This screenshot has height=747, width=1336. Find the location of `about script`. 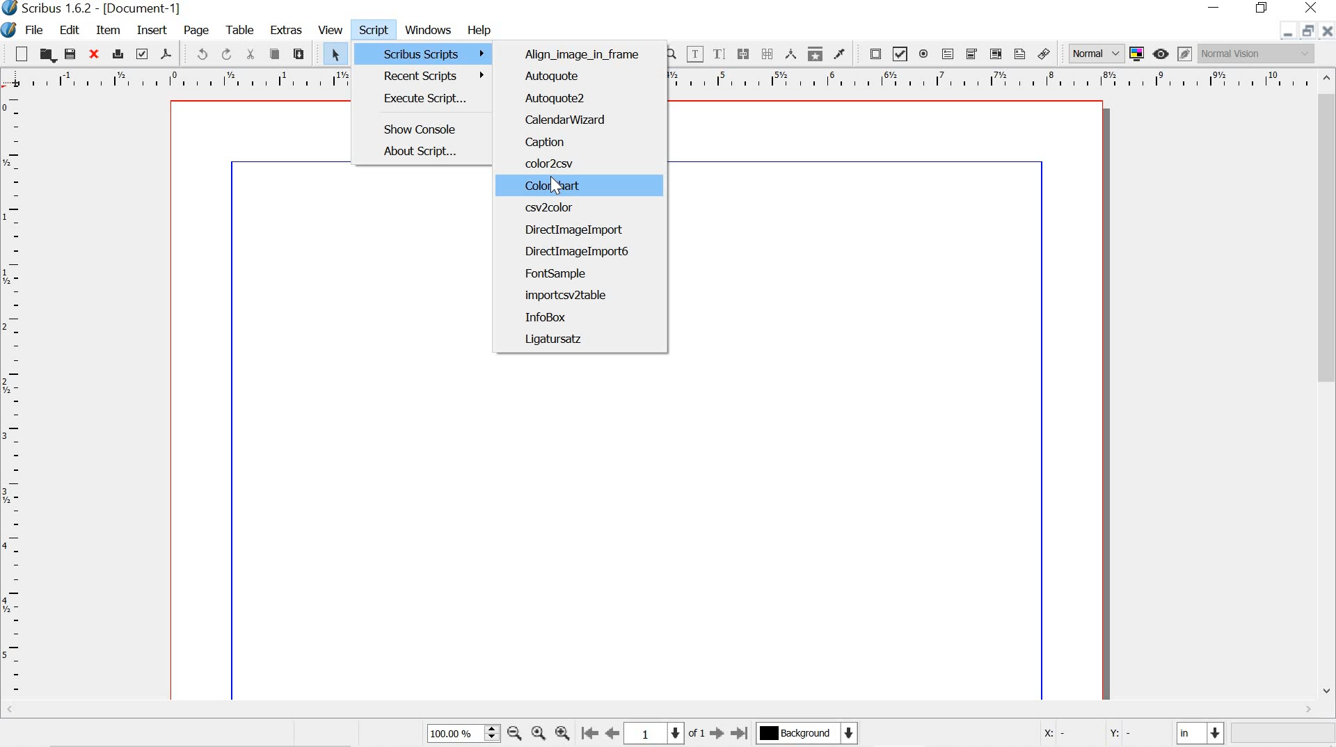

about script is located at coordinates (420, 152).